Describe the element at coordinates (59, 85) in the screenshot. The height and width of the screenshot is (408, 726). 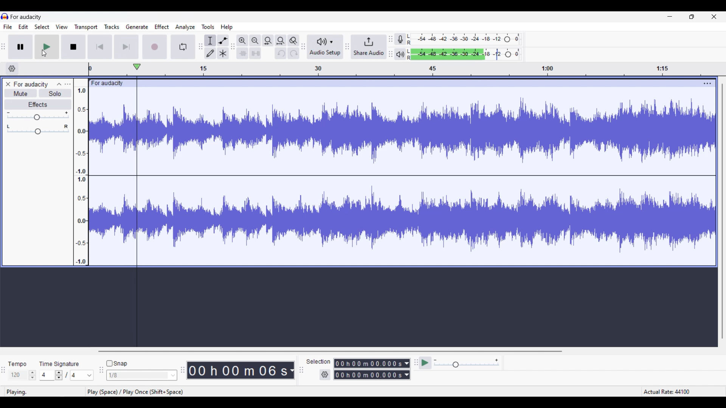
I see `Collapse` at that location.